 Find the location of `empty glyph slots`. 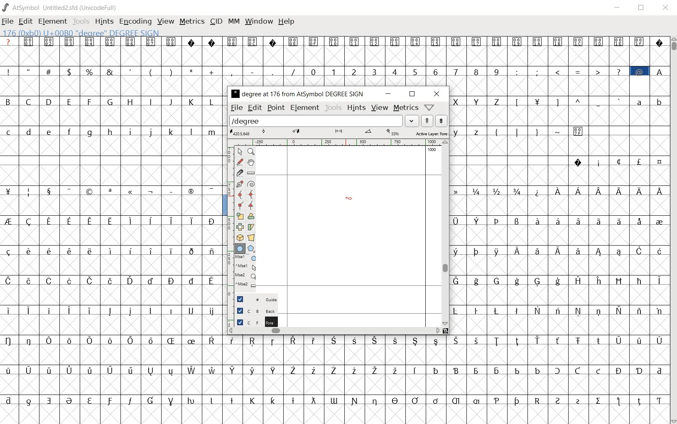

empty glyph slots is located at coordinates (113, 265).